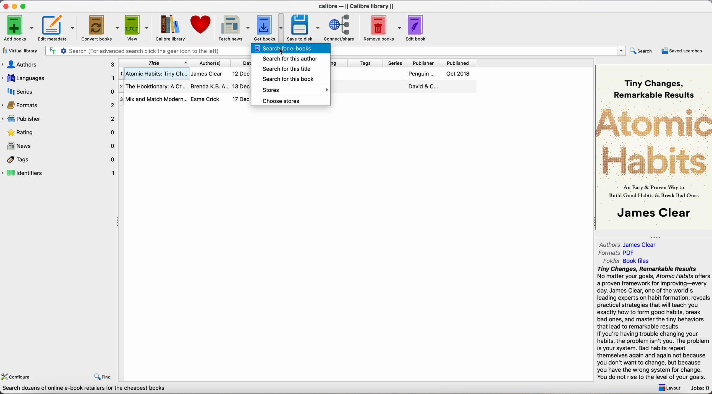 The image size is (712, 394). Describe the element at coordinates (290, 90) in the screenshot. I see `stores` at that location.